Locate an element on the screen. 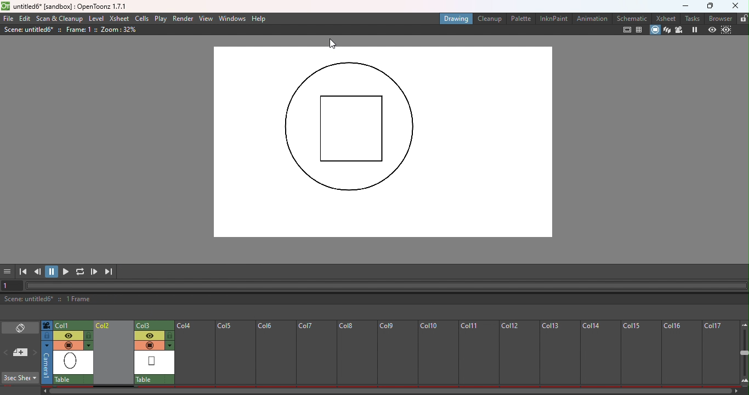 The height and width of the screenshot is (395, 749). Next frame is located at coordinates (94, 272).